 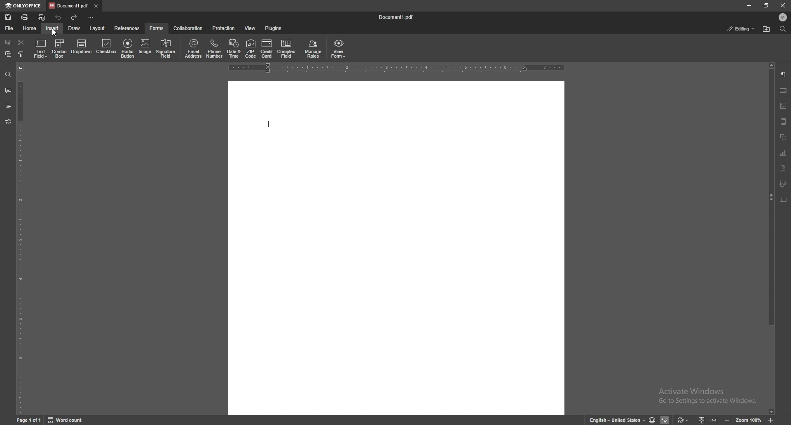 What do you see at coordinates (702, 419) in the screenshot?
I see `fit to screen` at bounding box center [702, 419].